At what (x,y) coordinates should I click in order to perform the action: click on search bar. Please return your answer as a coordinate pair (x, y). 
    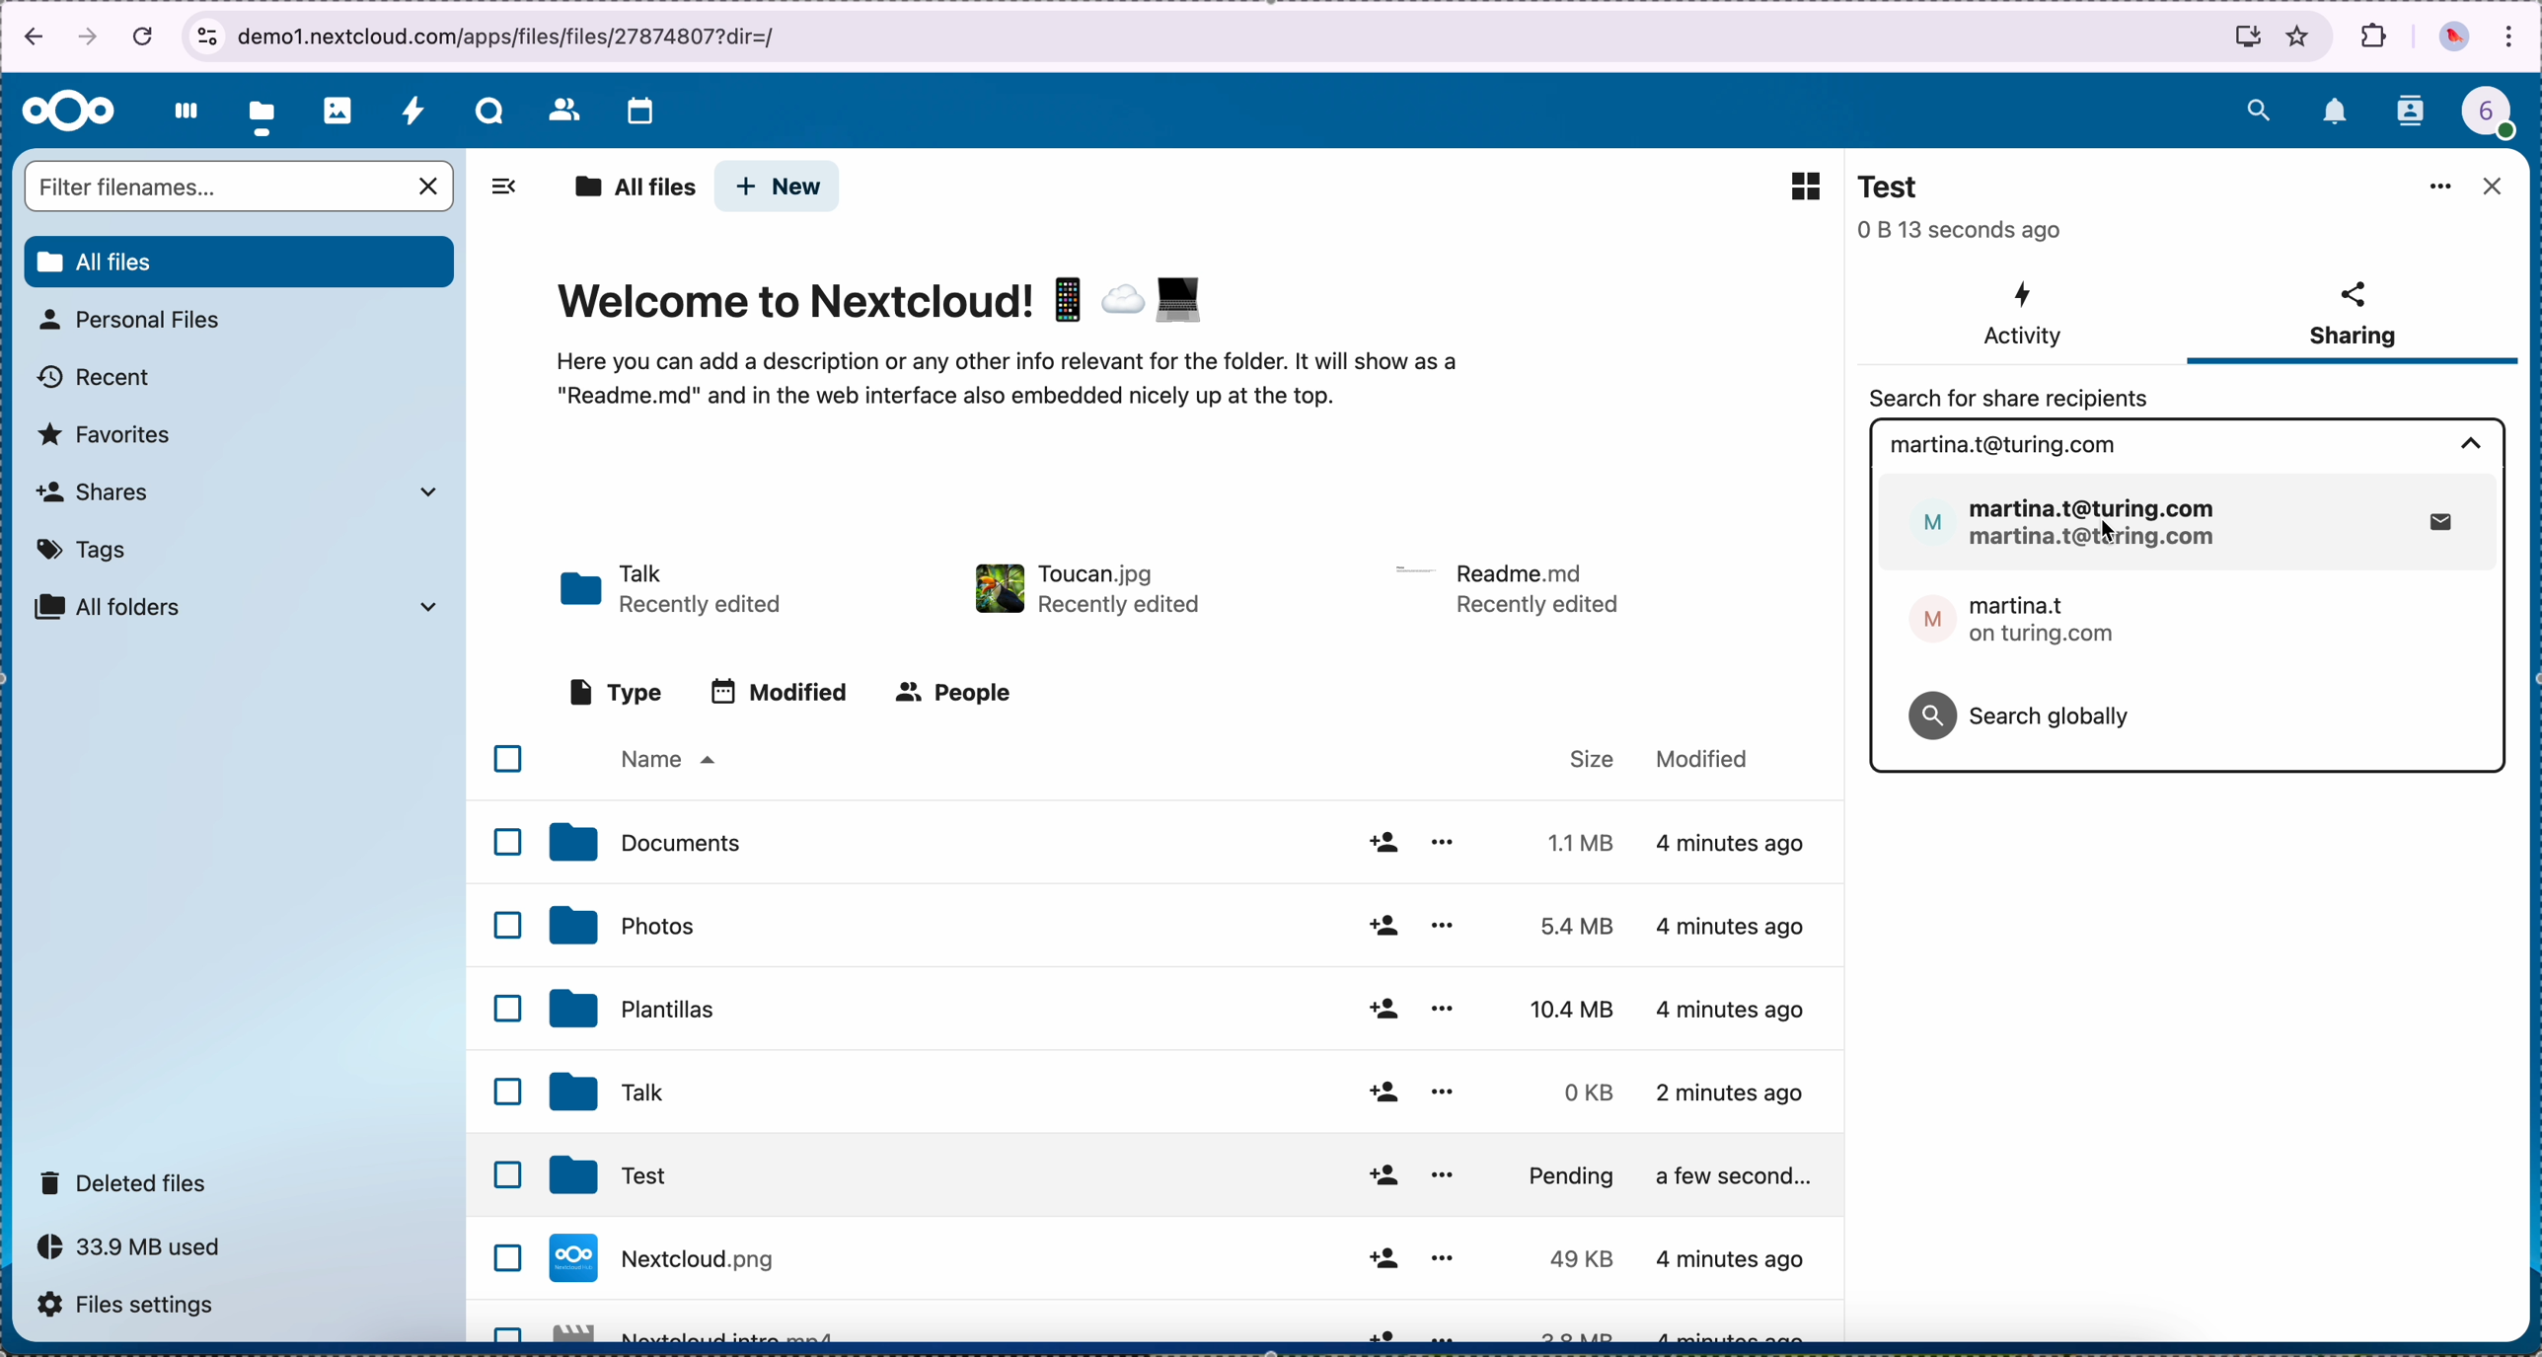
    Looking at the image, I should click on (242, 188).